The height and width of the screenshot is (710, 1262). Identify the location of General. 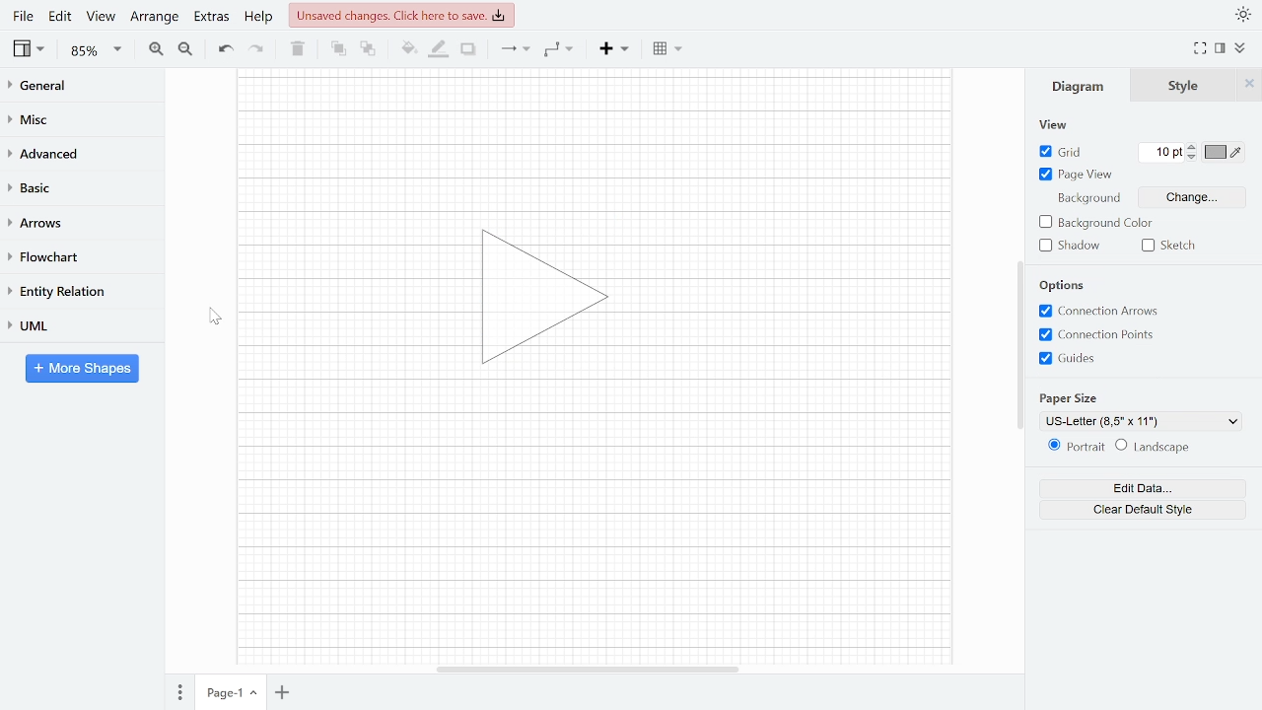
(75, 88).